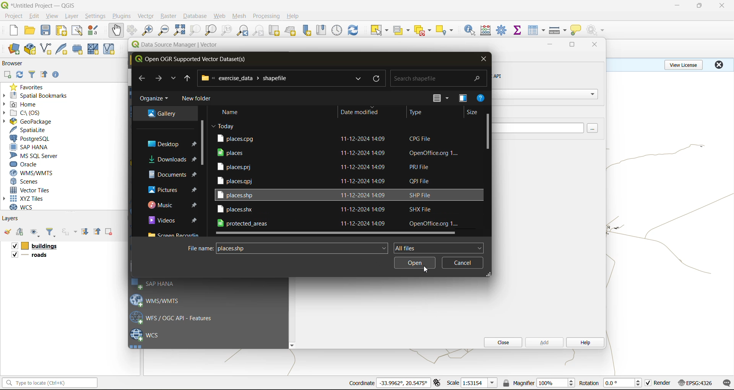 This screenshot has width=734, height=390. What do you see at coordinates (7, 75) in the screenshot?
I see `add` at bounding box center [7, 75].